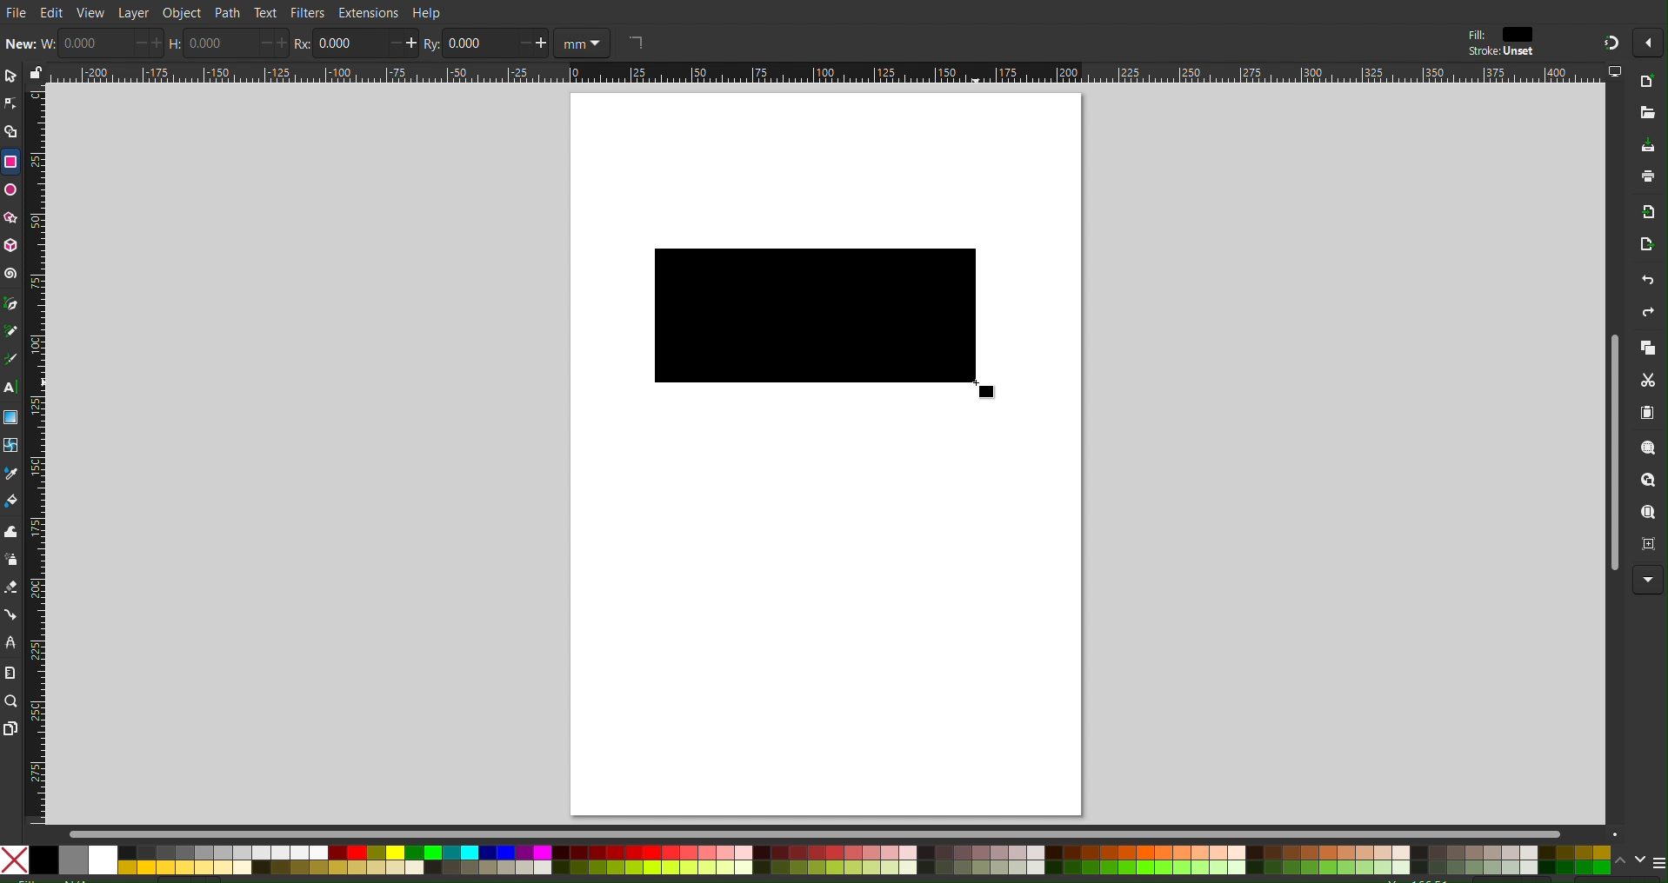  I want to click on increase/decrease, so click(531, 43).